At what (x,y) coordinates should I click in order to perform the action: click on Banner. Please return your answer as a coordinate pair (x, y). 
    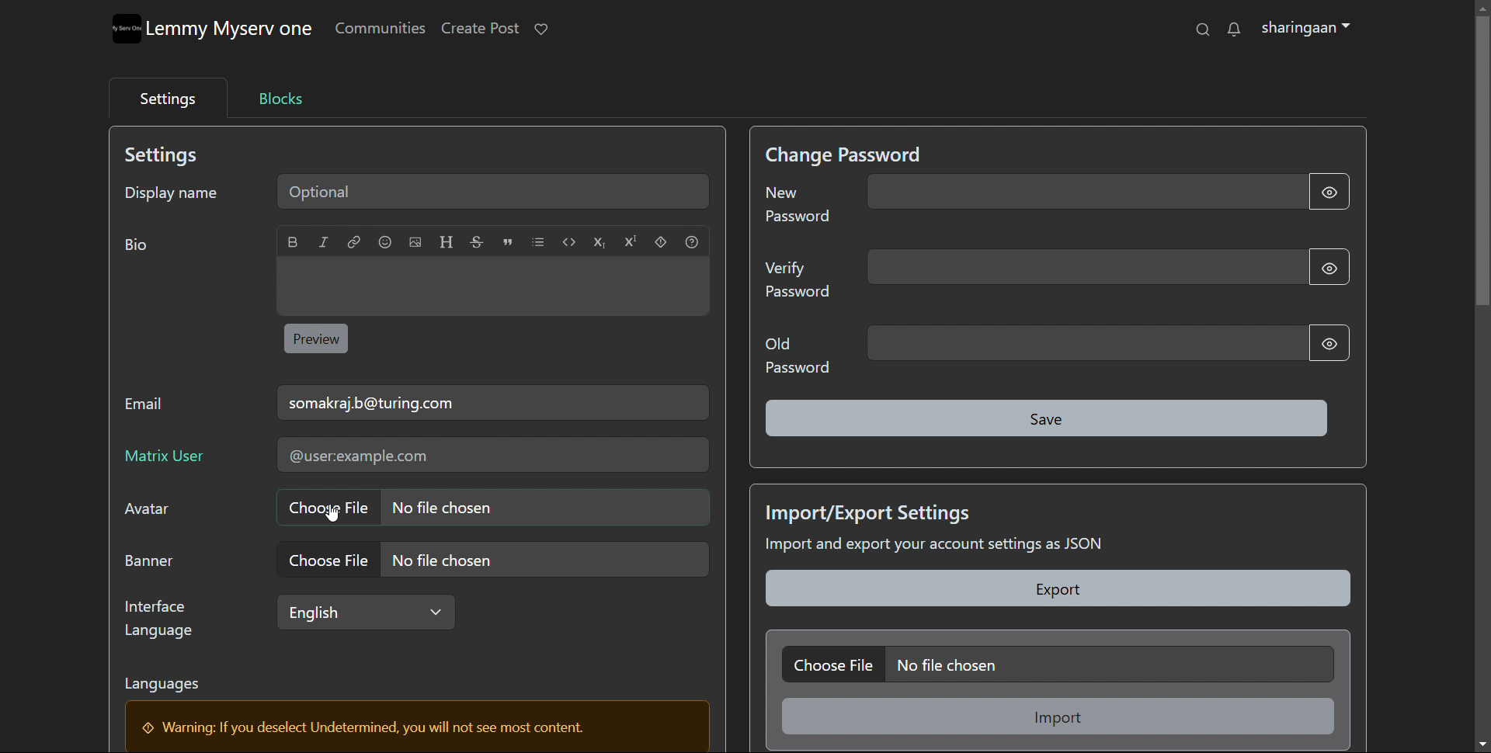
    Looking at the image, I should click on (157, 562).